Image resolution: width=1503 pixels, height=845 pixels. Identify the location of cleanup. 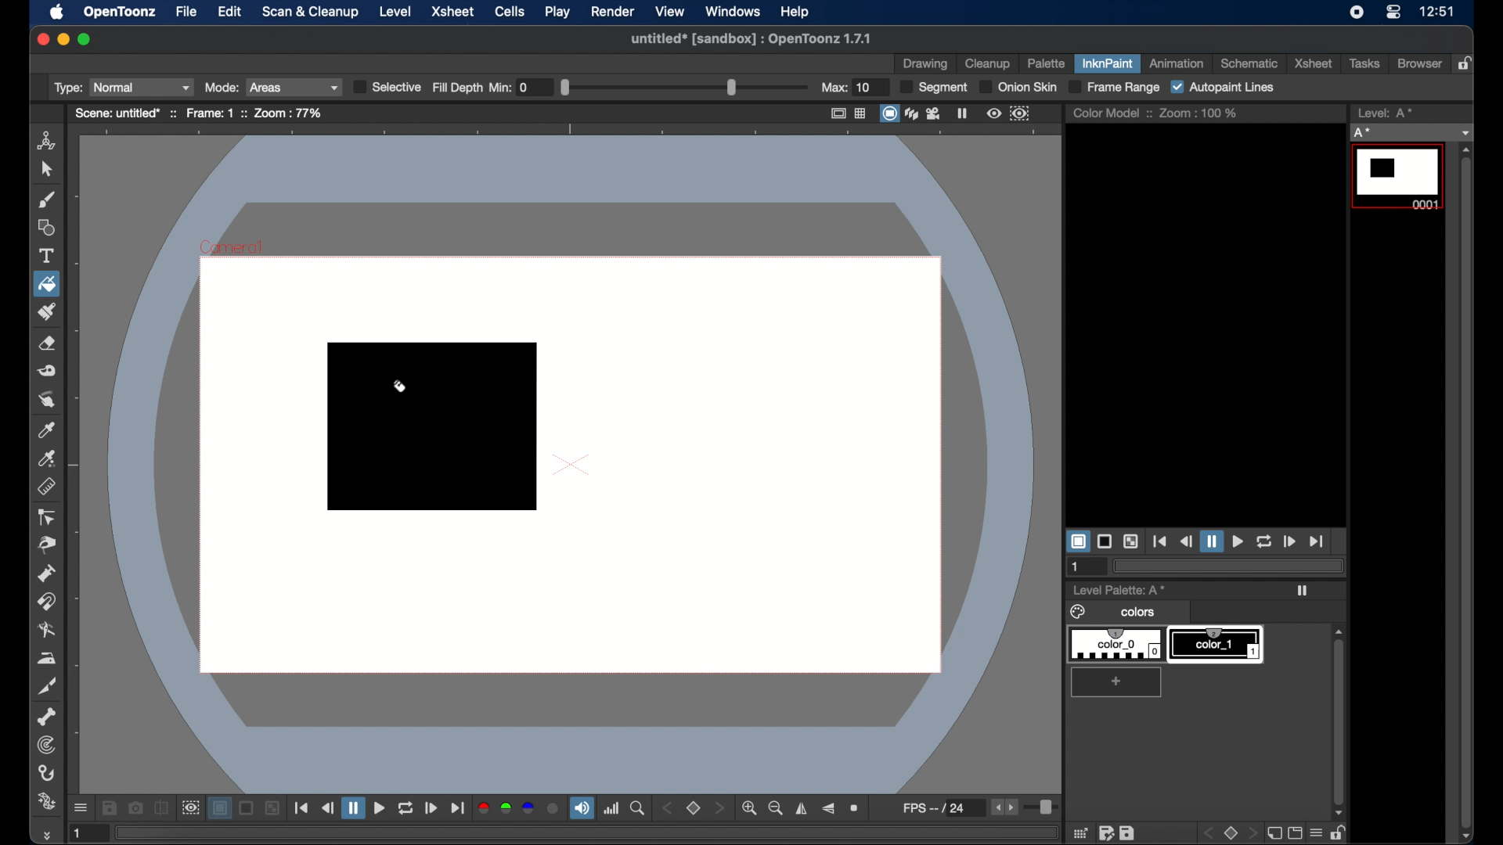
(989, 63).